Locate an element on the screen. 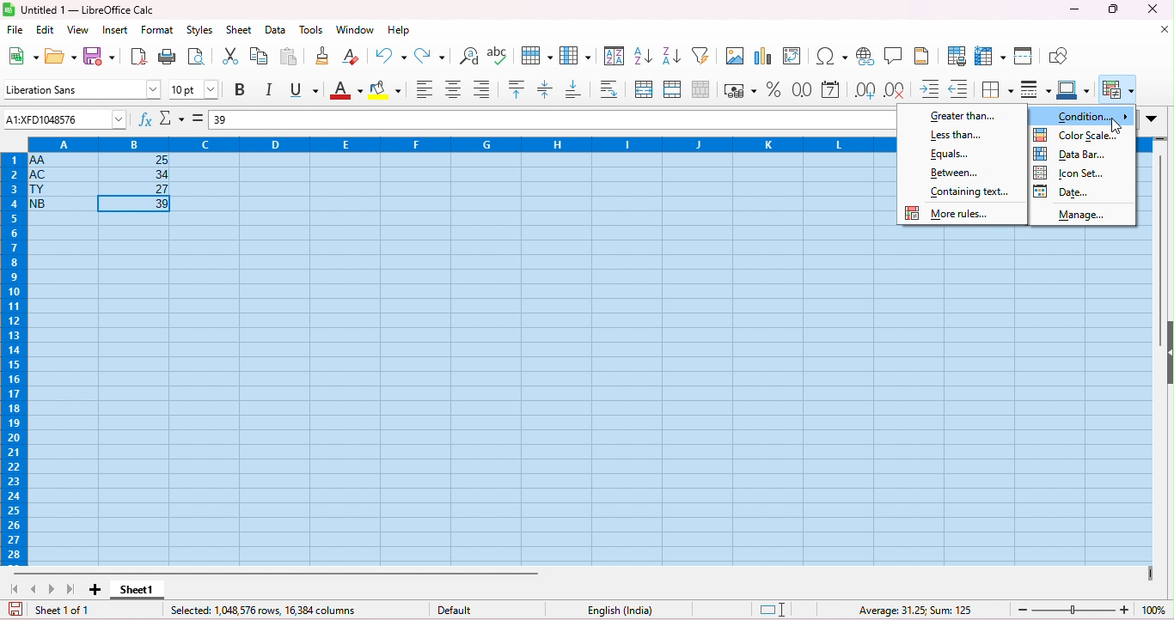 The height and width of the screenshot is (620, 1174). styles is located at coordinates (203, 32).